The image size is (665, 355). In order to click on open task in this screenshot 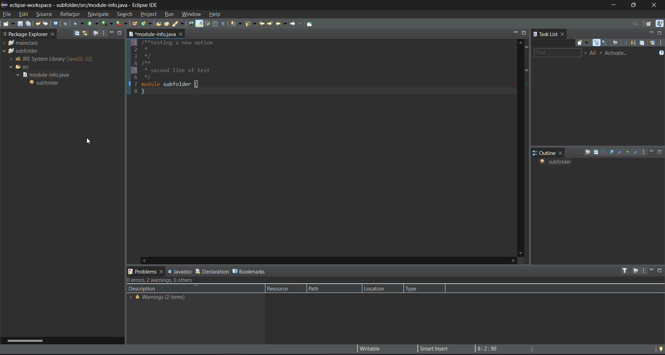, I will do `click(168, 25)`.